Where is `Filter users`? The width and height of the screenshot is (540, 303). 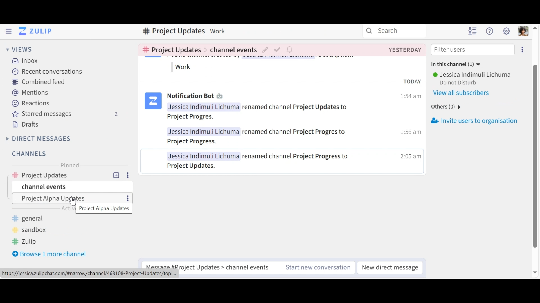
Filter users is located at coordinates (473, 50).